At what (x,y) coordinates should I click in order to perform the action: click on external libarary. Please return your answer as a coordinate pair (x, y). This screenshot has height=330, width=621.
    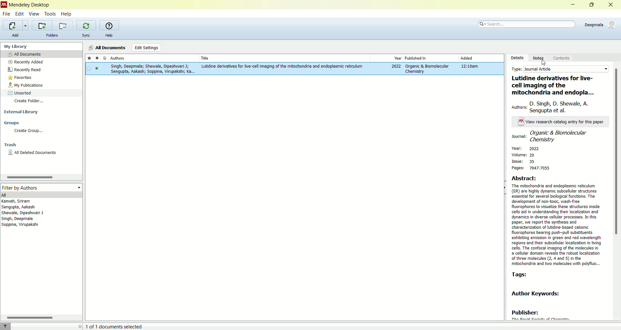
    Looking at the image, I should click on (41, 111).